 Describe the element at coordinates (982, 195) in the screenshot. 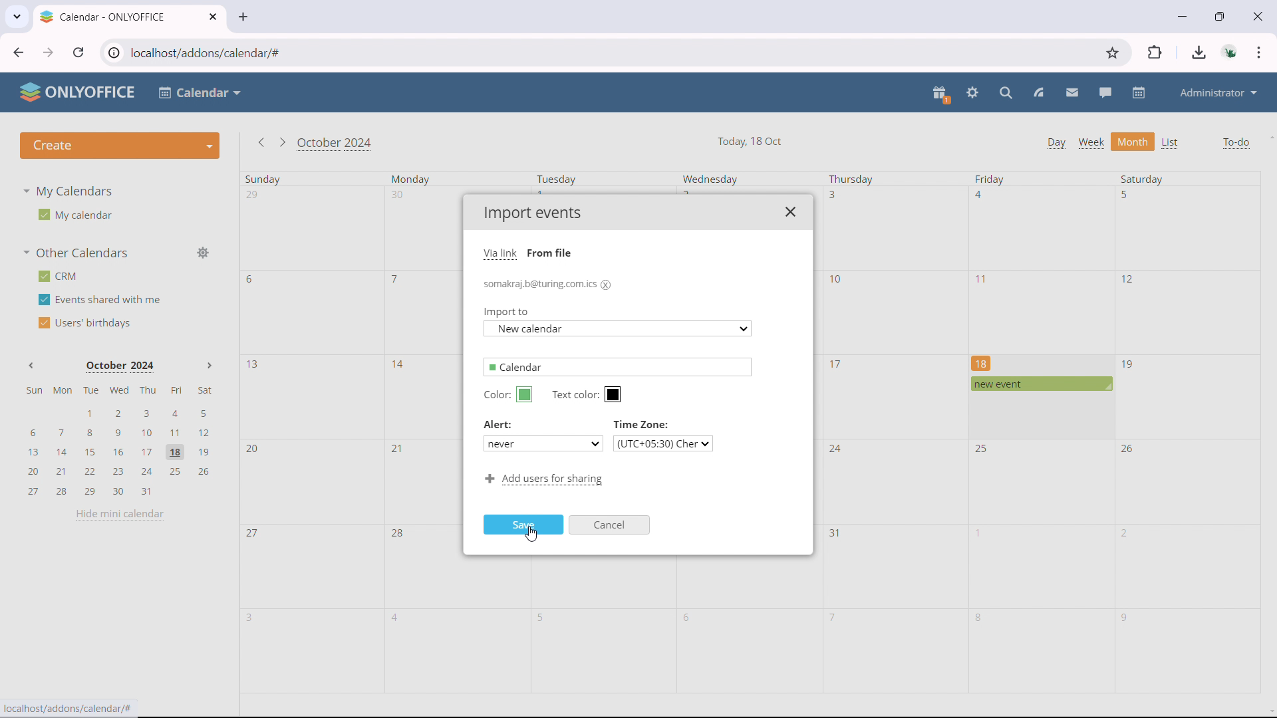

I see `4` at that location.